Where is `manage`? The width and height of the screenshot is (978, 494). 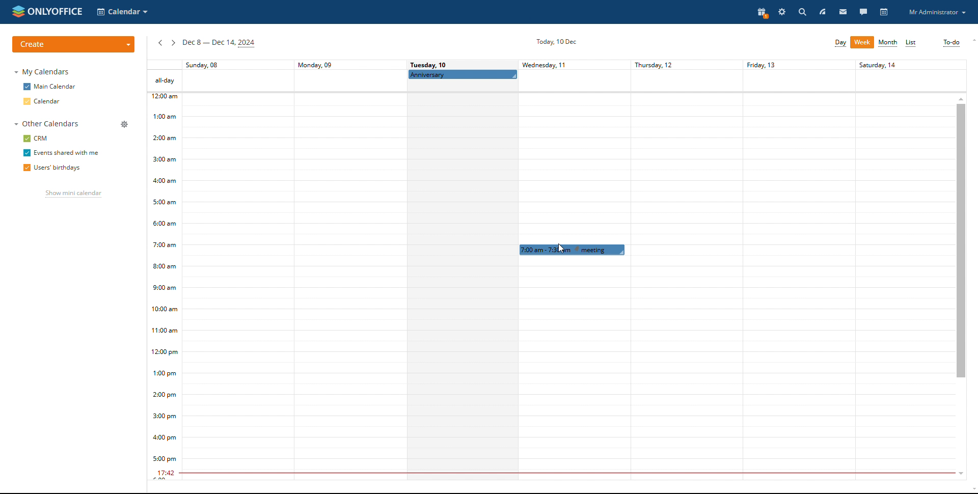
manage is located at coordinates (124, 124).